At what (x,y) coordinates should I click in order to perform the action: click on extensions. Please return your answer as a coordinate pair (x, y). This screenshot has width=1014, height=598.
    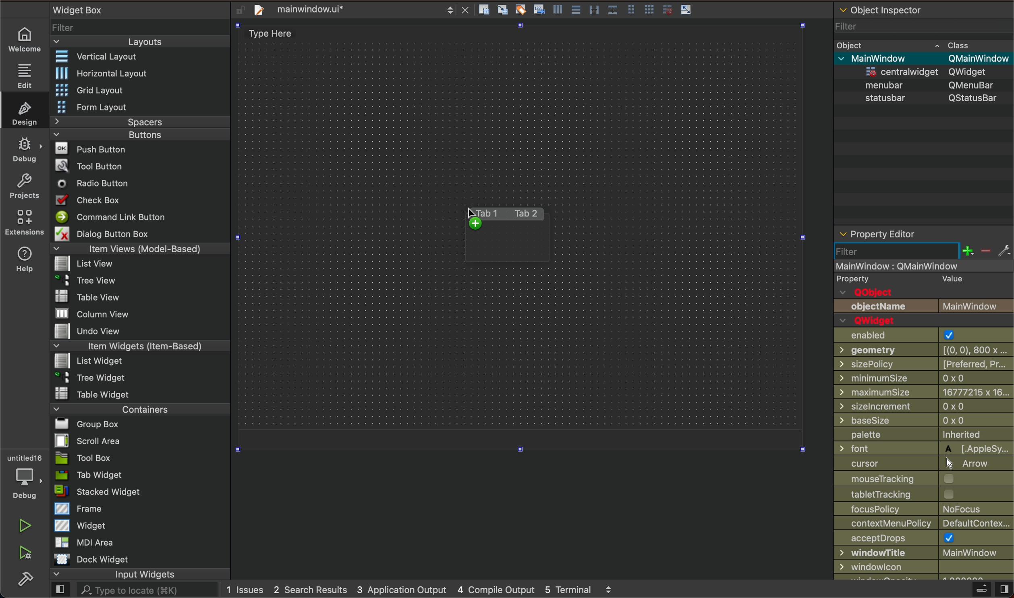
    Looking at the image, I should click on (26, 221).